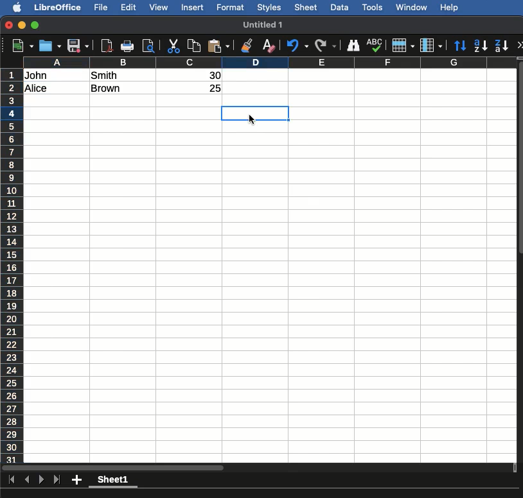  I want to click on Rows, so click(403, 44).